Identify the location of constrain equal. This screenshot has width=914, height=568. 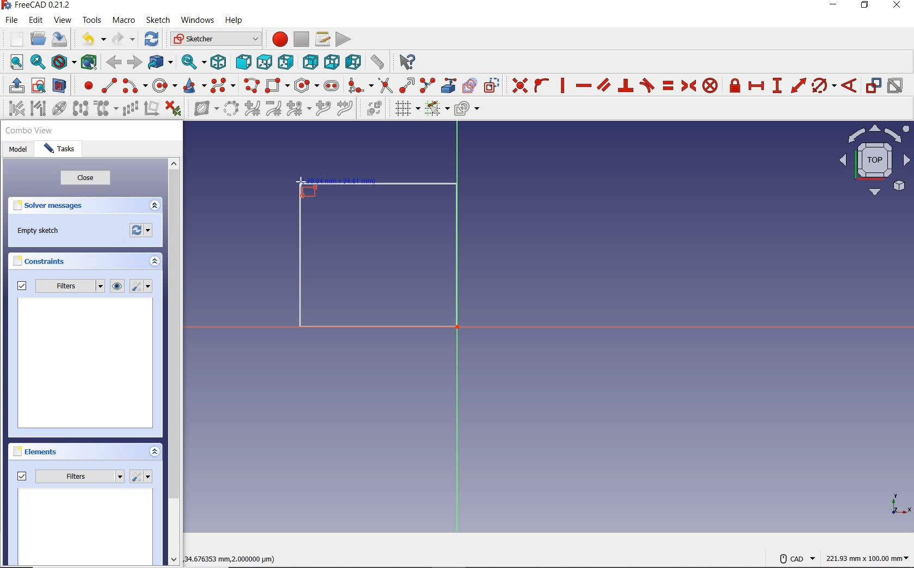
(668, 85).